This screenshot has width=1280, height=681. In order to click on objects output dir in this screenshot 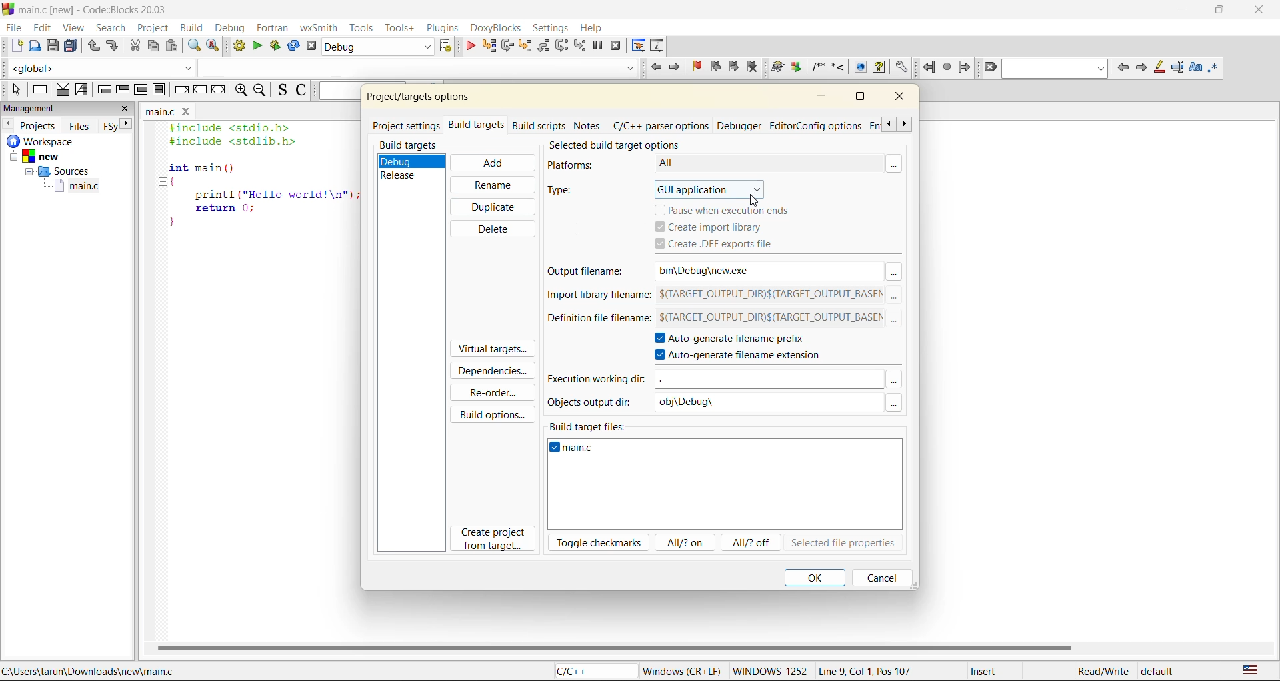, I will do `click(594, 402)`.